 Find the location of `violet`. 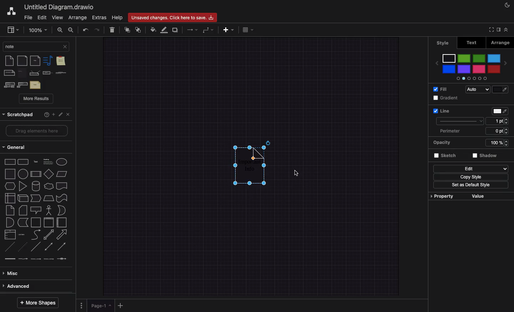

violet is located at coordinates (464, 69).